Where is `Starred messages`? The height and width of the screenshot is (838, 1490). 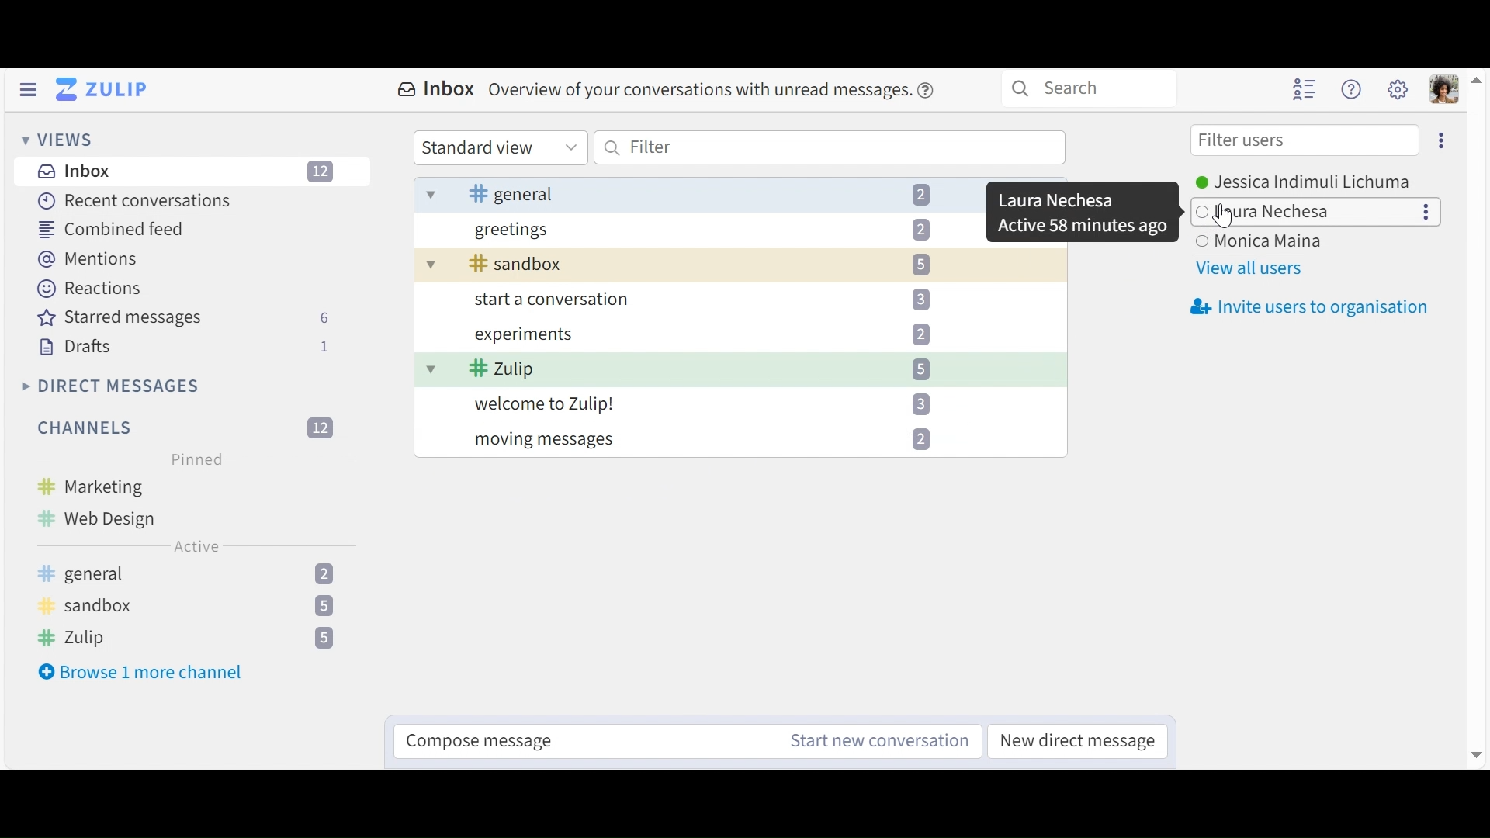
Starred messages is located at coordinates (184, 318).